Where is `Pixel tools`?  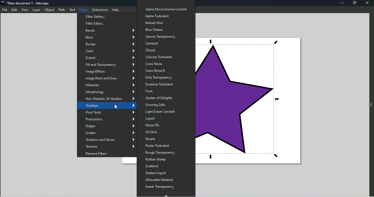
Pixel tools is located at coordinates (109, 113).